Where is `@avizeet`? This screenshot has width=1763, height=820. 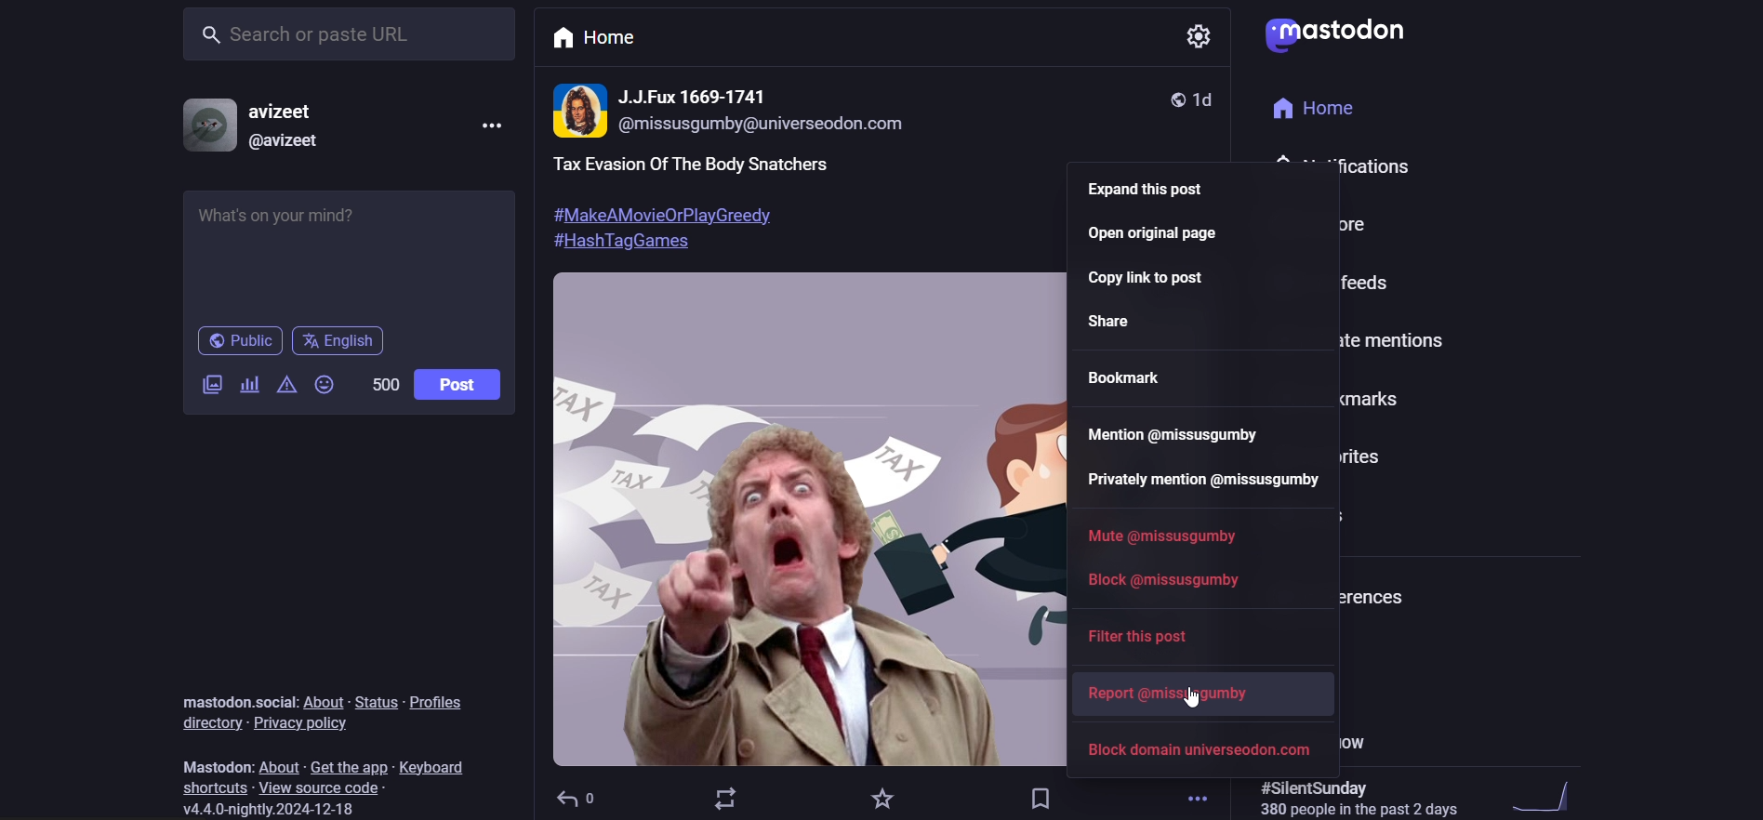
@avizeet is located at coordinates (290, 143).